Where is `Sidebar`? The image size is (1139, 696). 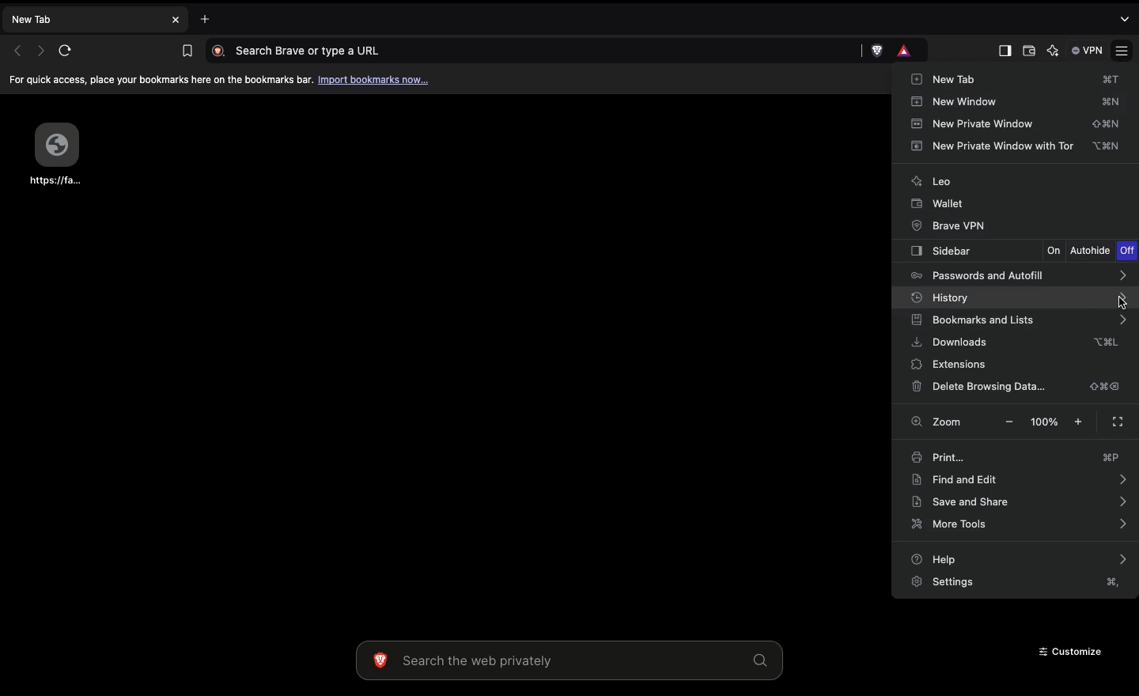
Sidebar is located at coordinates (944, 250).